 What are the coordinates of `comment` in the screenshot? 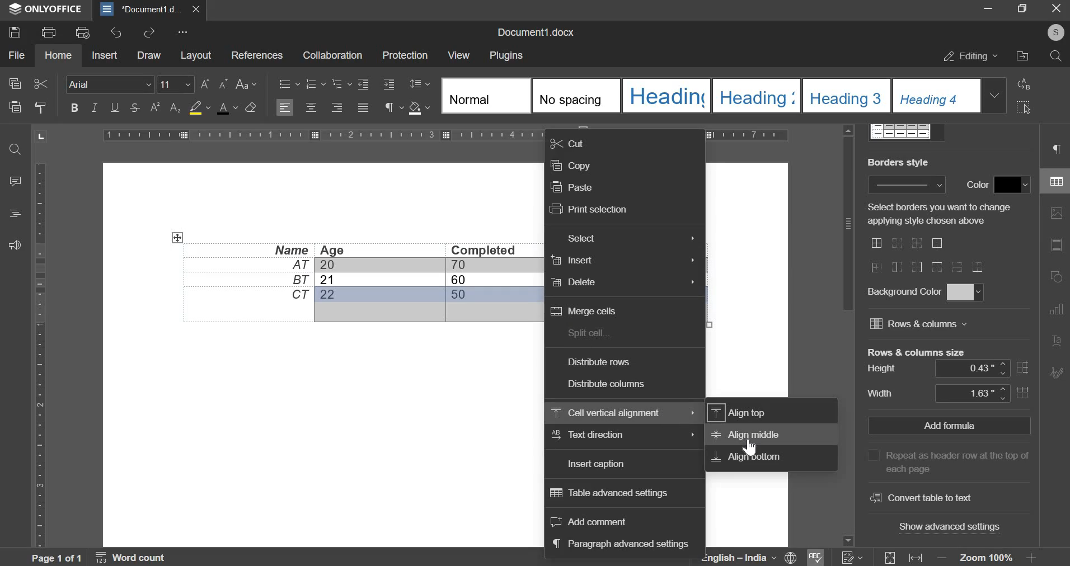 It's located at (16, 179).